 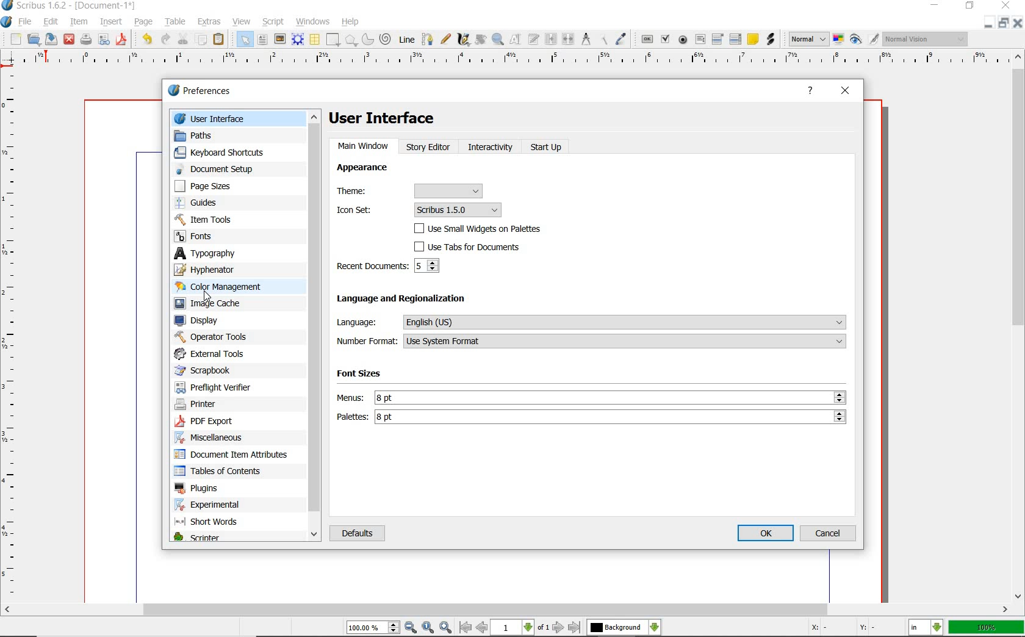 What do you see at coordinates (224, 504) in the screenshot?
I see `experimental` at bounding box center [224, 504].